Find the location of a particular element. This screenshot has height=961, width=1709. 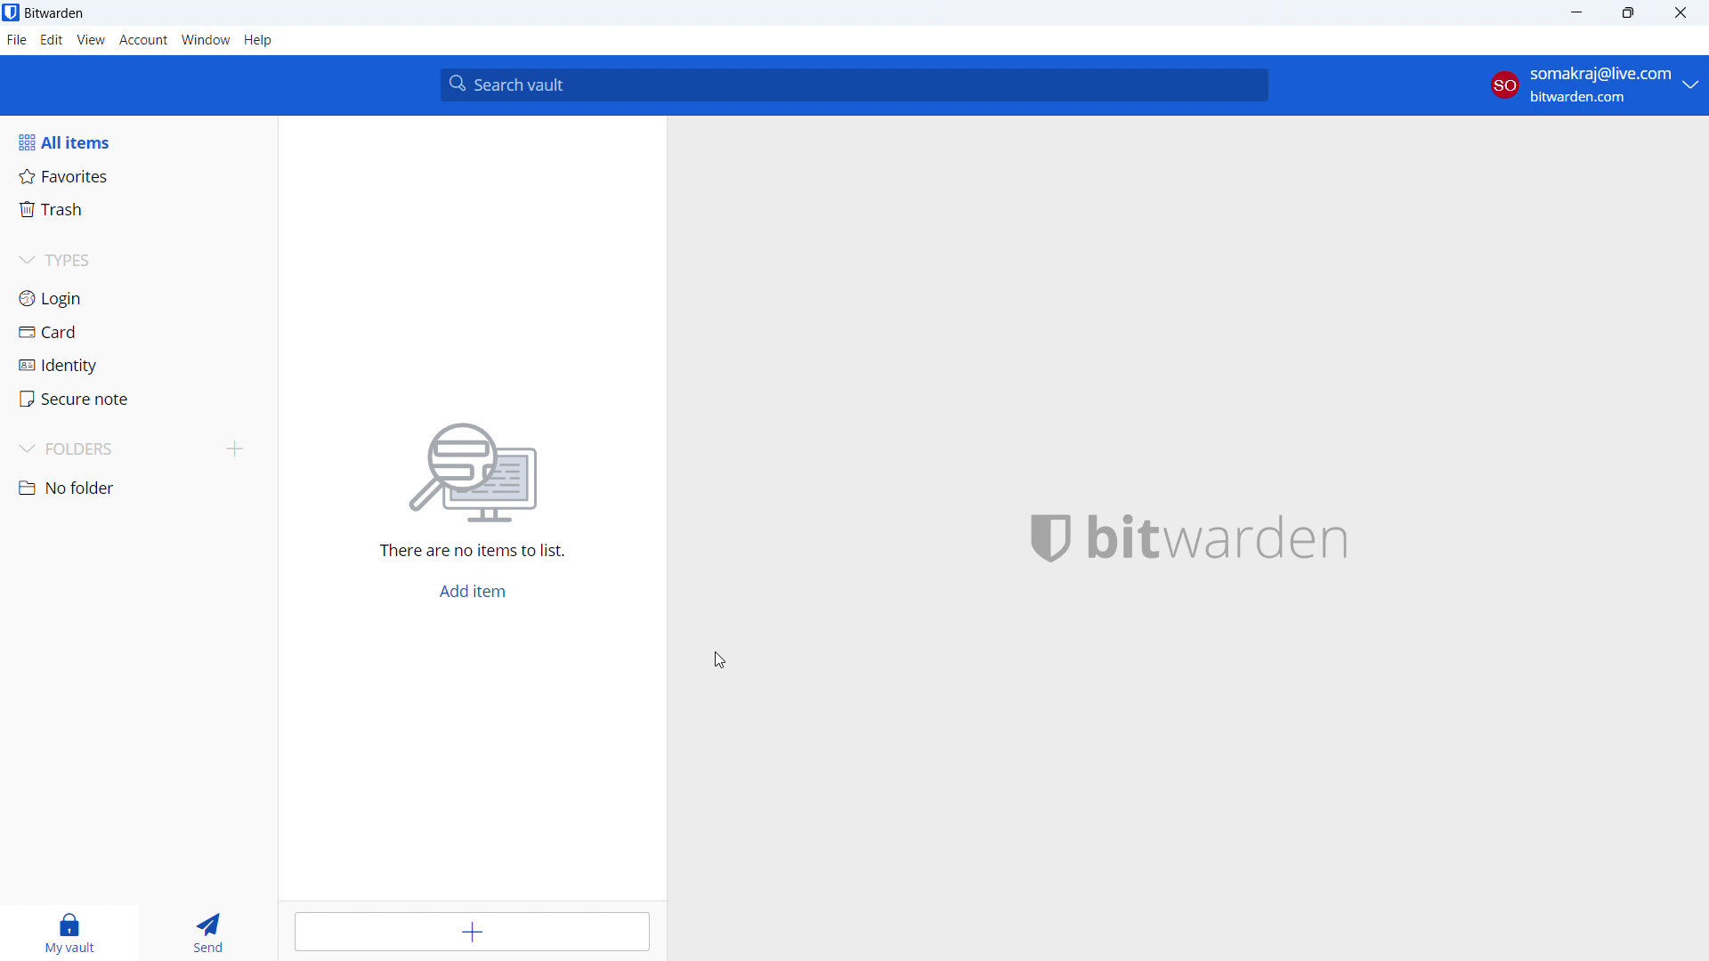

BITWARDEN is located at coordinates (1224, 534).